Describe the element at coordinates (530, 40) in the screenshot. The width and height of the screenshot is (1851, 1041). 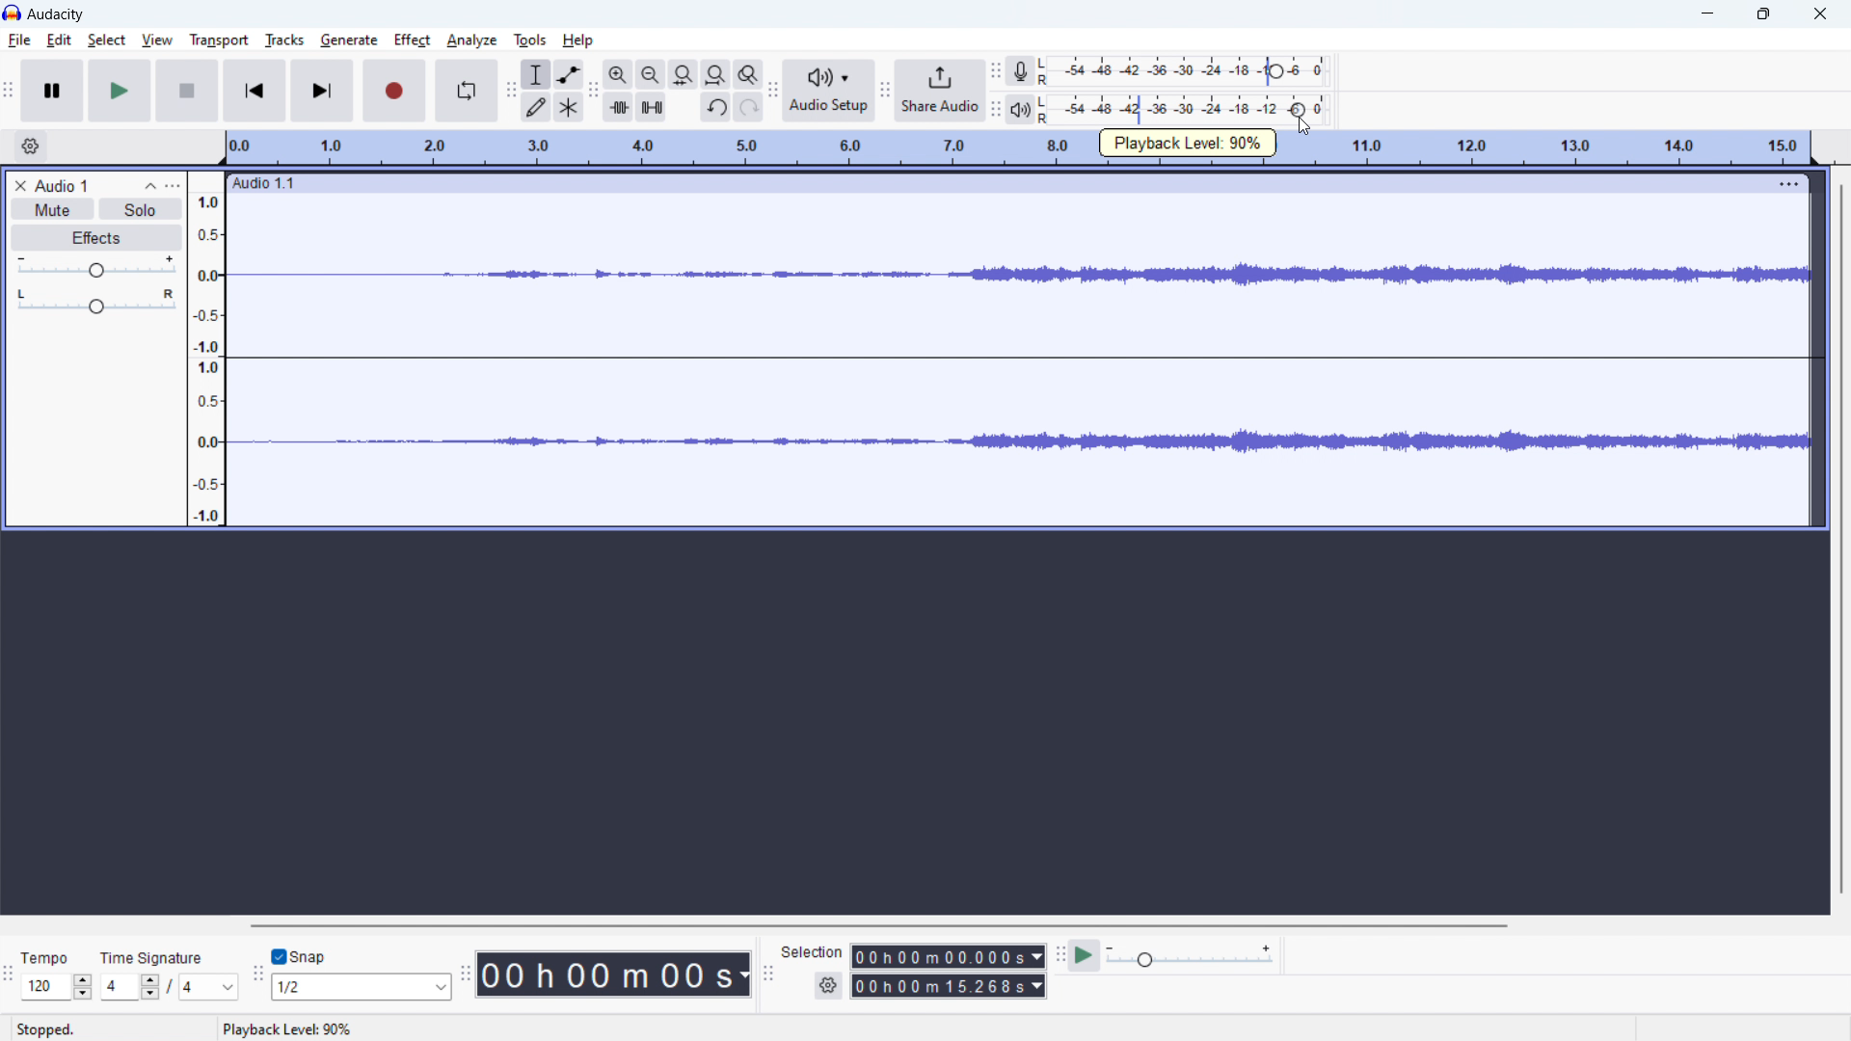
I see `tools` at that location.